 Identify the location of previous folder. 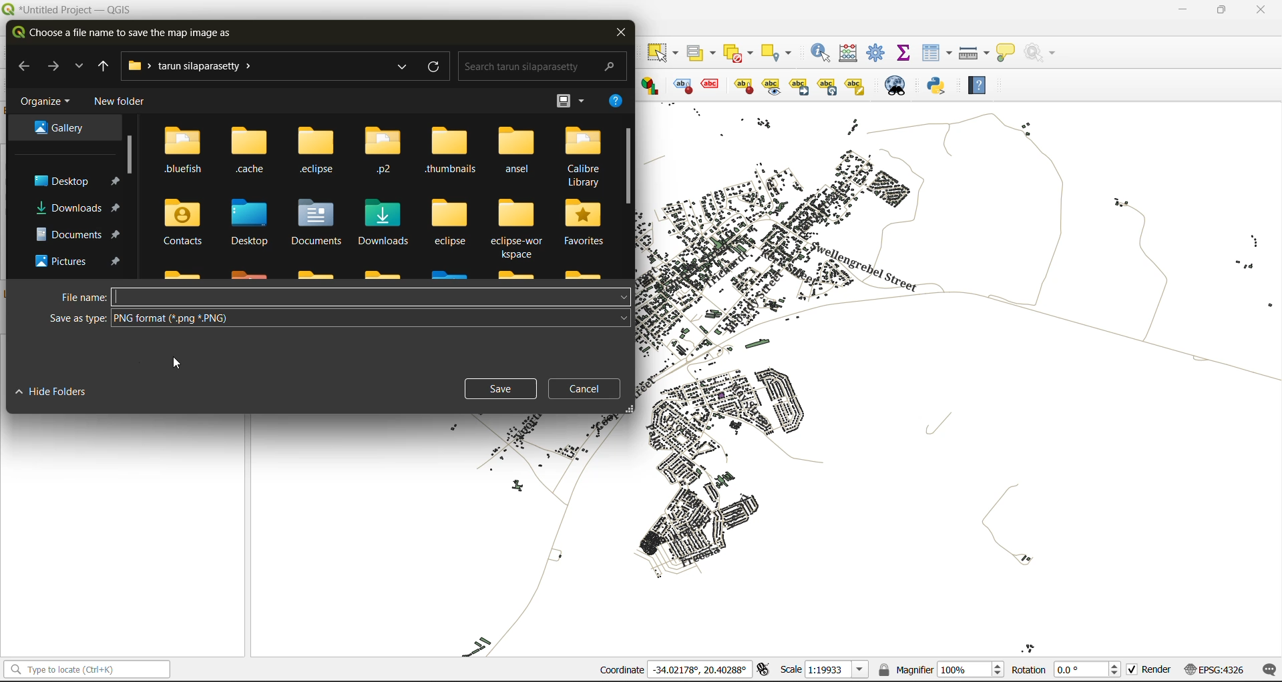
(99, 66).